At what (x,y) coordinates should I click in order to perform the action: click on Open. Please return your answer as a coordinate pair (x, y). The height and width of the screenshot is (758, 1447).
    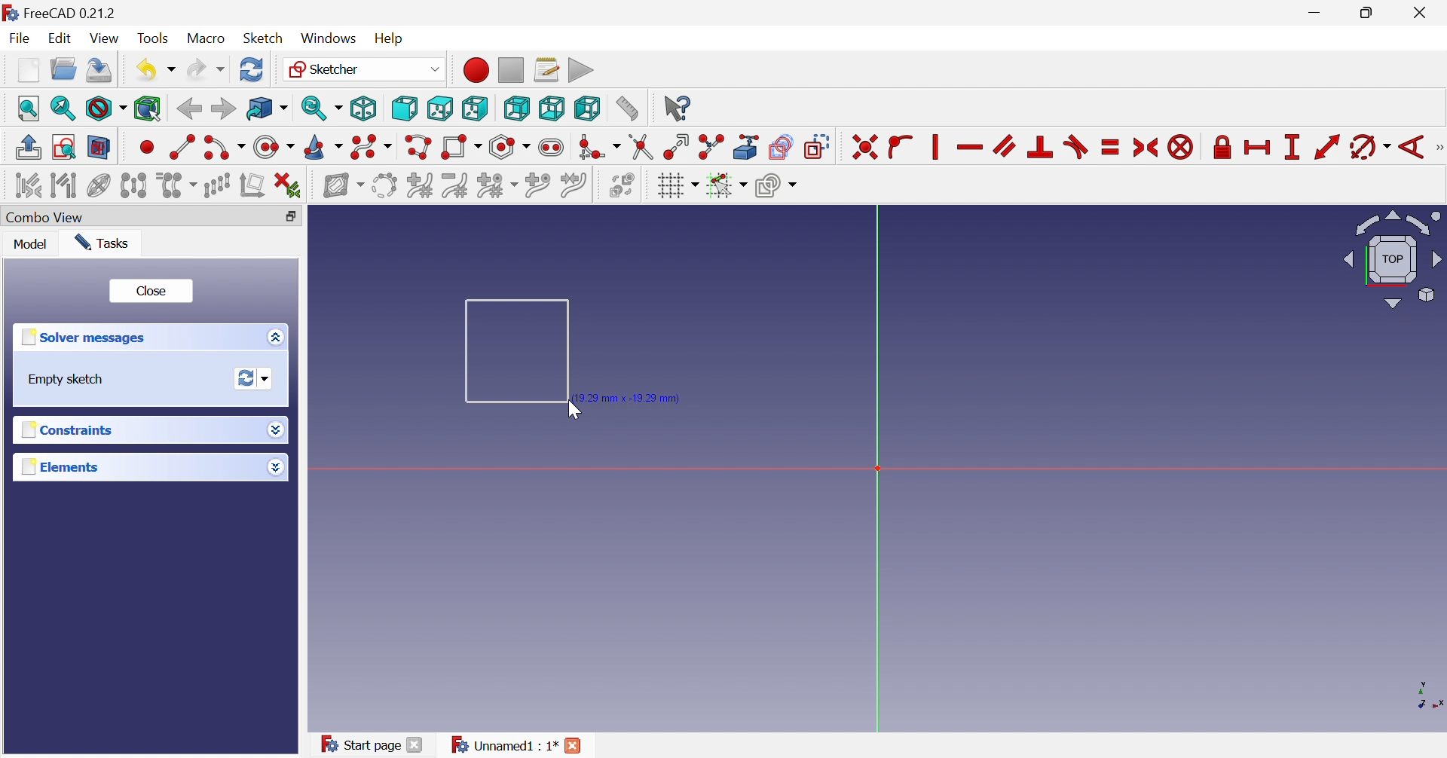
    Looking at the image, I should click on (63, 69).